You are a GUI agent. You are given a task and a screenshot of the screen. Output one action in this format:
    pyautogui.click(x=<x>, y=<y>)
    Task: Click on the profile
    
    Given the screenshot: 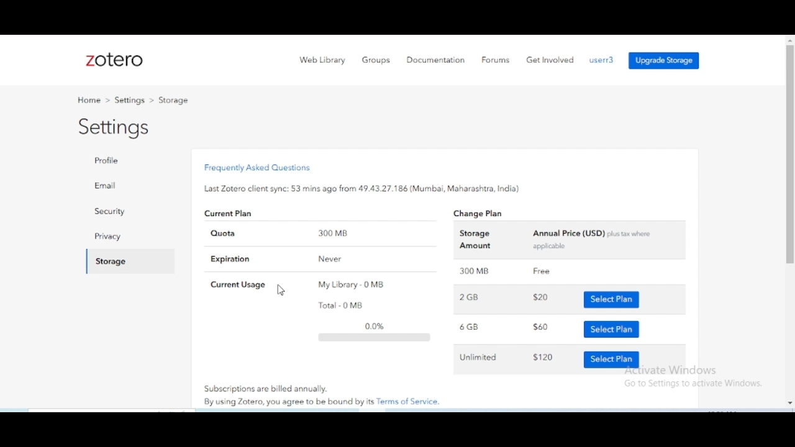 What is the action you would take?
    pyautogui.click(x=128, y=161)
    